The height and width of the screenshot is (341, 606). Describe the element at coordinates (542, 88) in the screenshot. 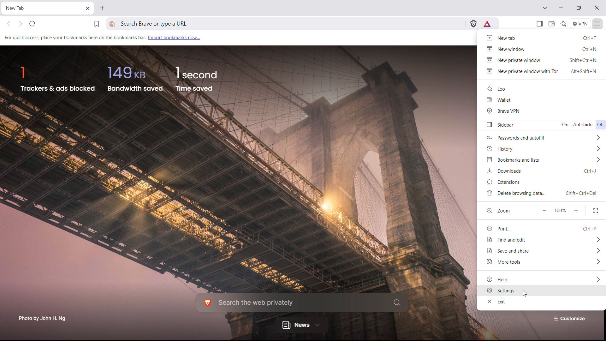

I see `leo` at that location.